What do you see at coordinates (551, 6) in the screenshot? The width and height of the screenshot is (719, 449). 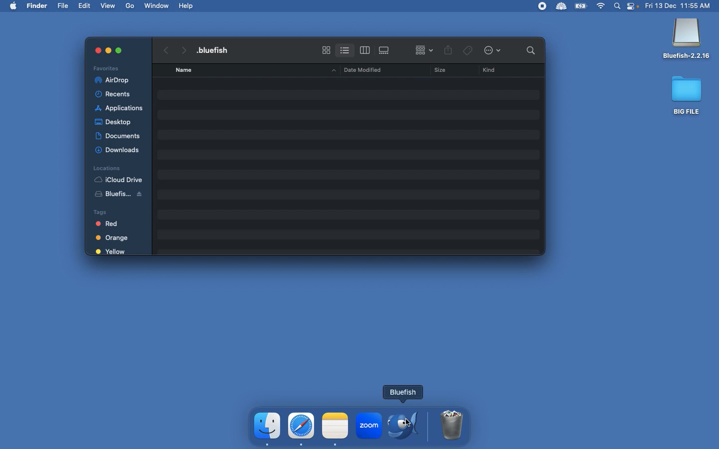 I see `Extensions` at bounding box center [551, 6].